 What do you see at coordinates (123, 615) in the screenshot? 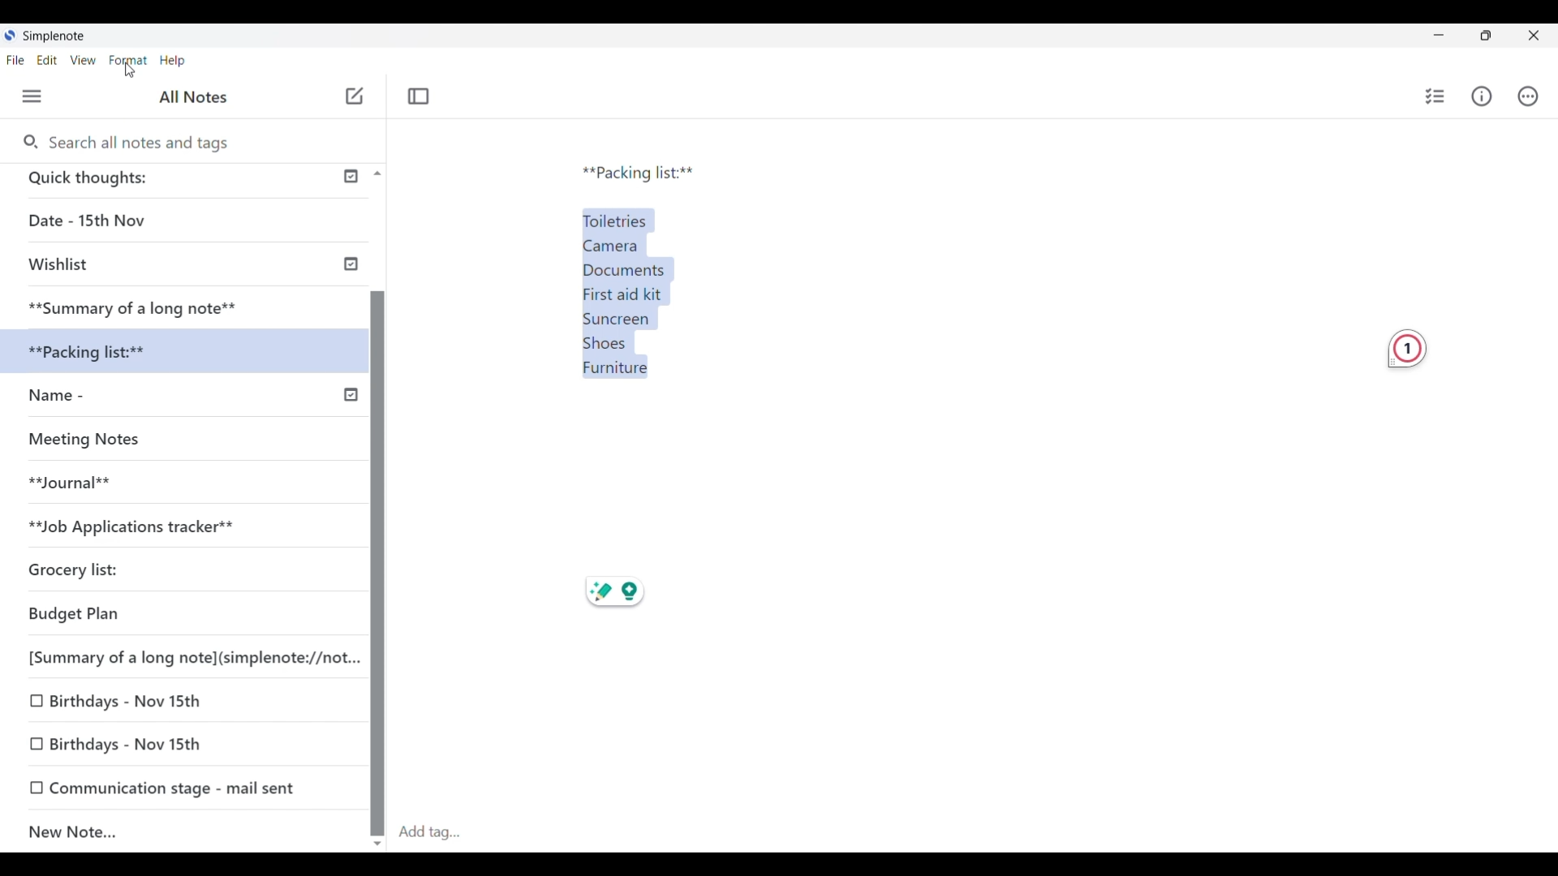
I see `Budget Plan` at bounding box center [123, 615].